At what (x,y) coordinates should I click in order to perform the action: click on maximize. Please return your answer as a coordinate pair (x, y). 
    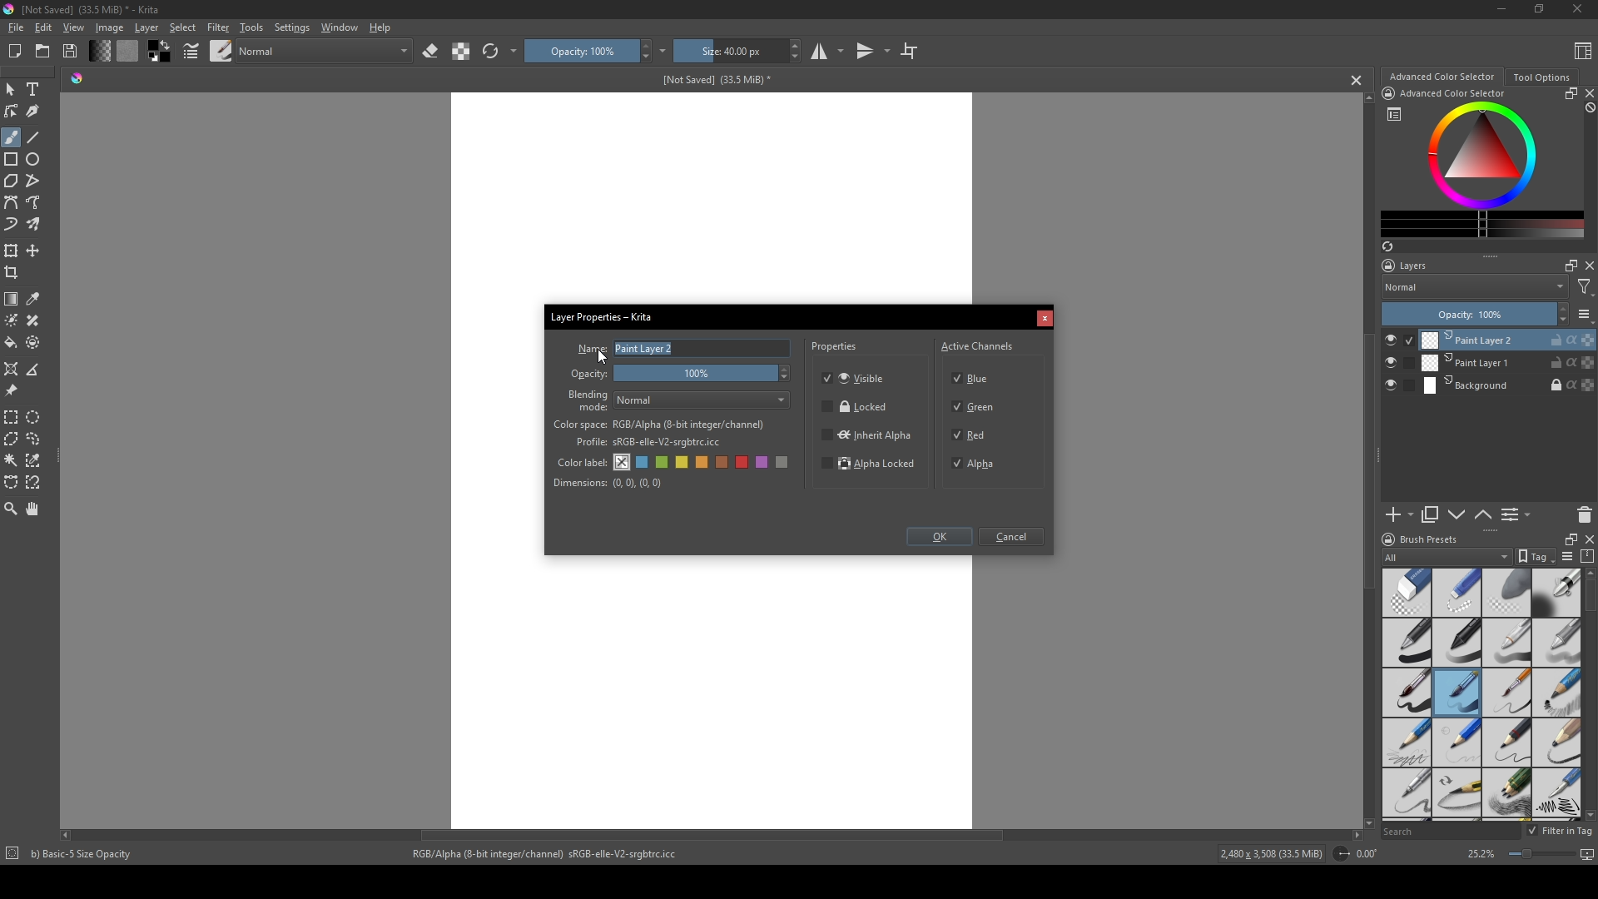
    Looking at the image, I should click on (1567, 265).